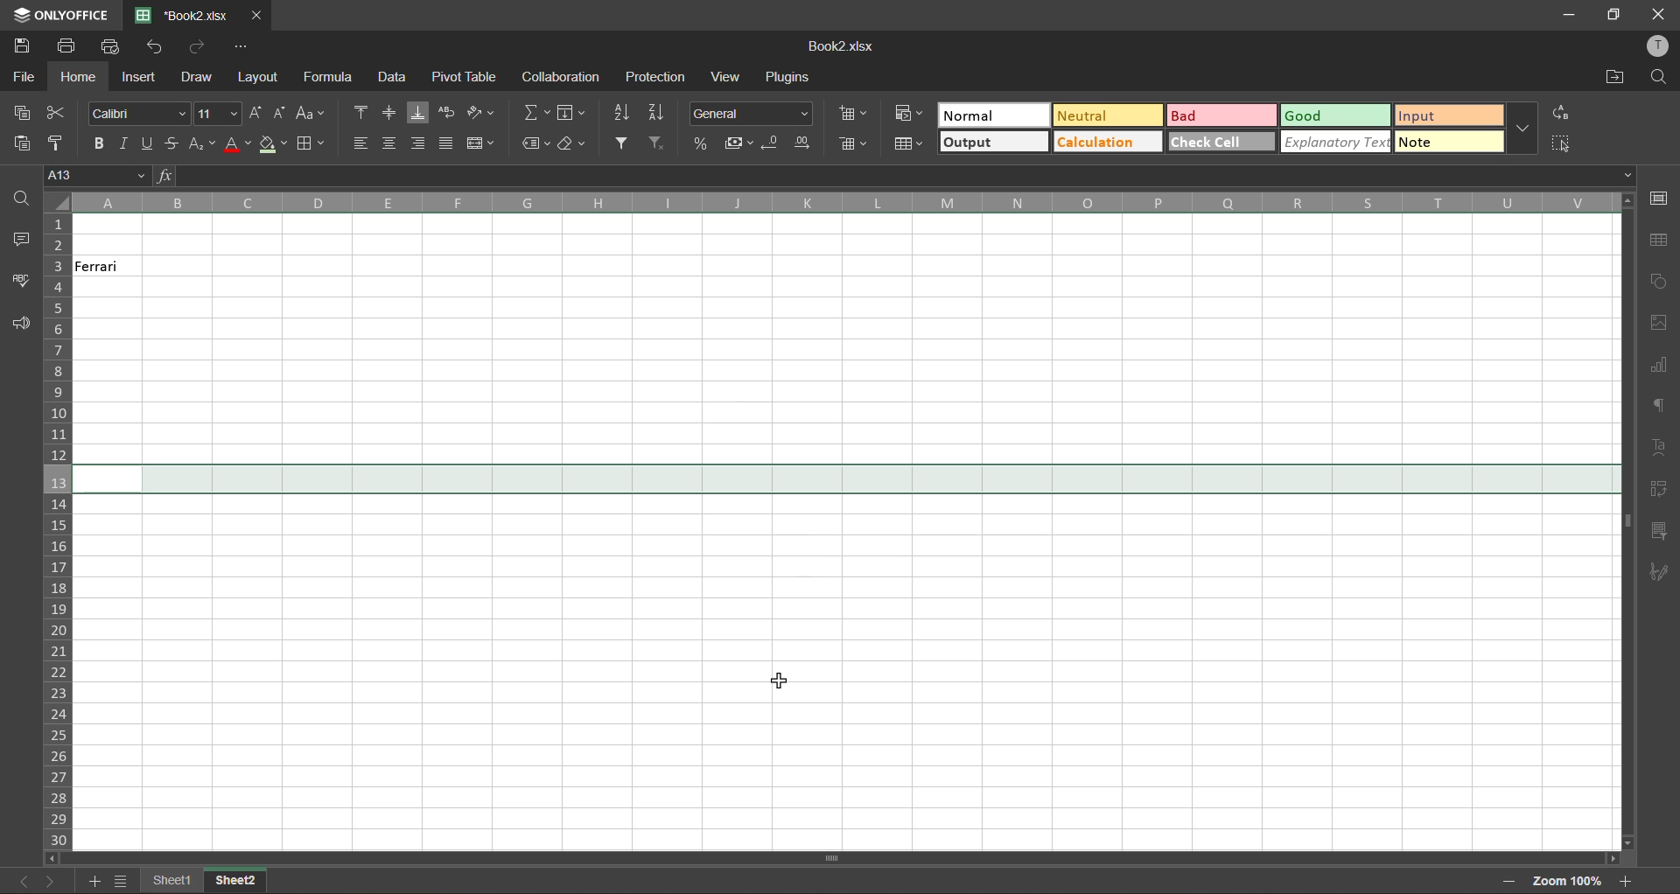 The height and width of the screenshot is (894, 1680). Describe the element at coordinates (17, 241) in the screenshot. I see `comments` at that location.